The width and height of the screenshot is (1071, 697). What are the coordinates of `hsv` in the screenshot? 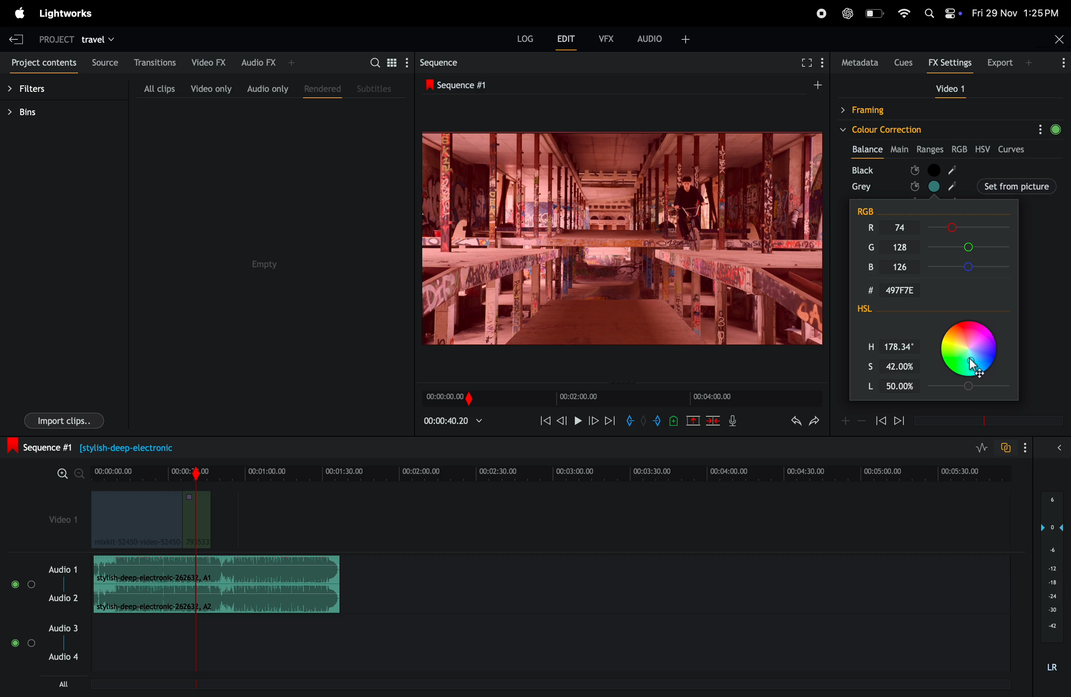 It's located at (984, 149).